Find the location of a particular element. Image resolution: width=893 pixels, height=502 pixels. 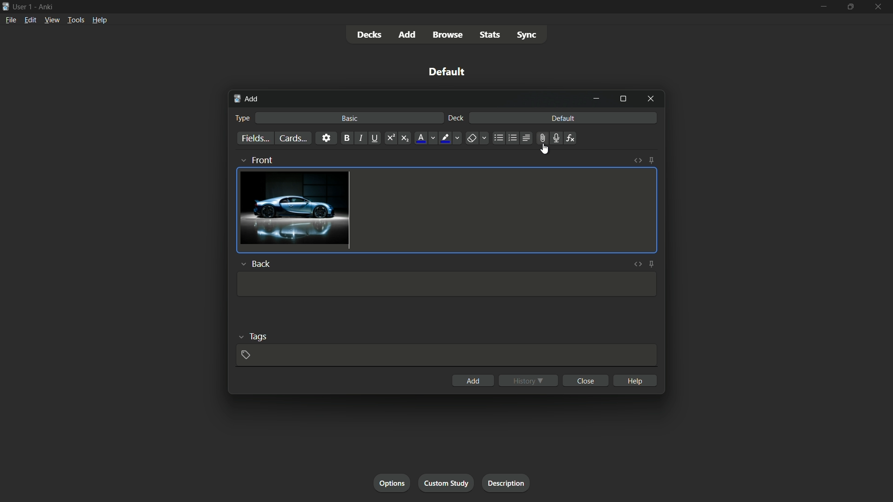

help is located at coordinates (637, 379).